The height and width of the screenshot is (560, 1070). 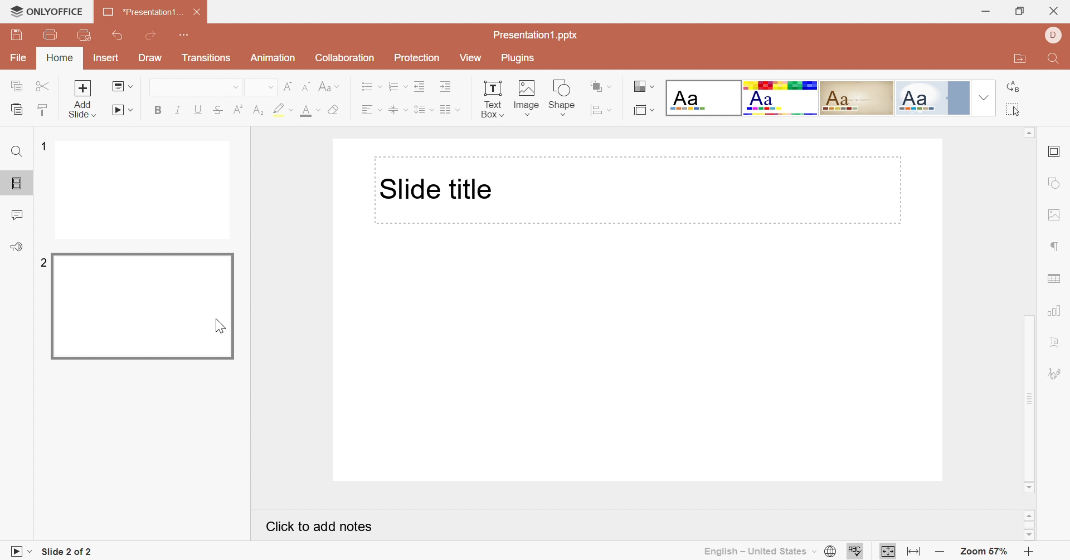 I want to click on Official, so click(x=922, y=99).